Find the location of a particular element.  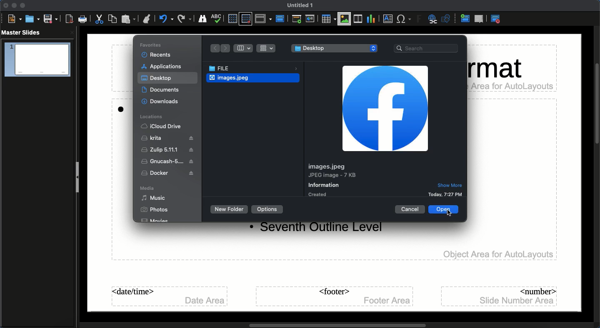

Slide panel is located at coordinates (77, 178).